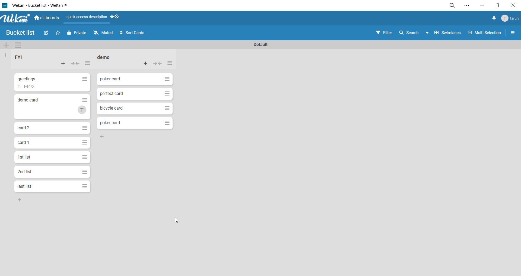  What do you see at coordinates (117, 17) in the screenshot?
I see `show desktop drag handles` at bounding box center [117, 17].